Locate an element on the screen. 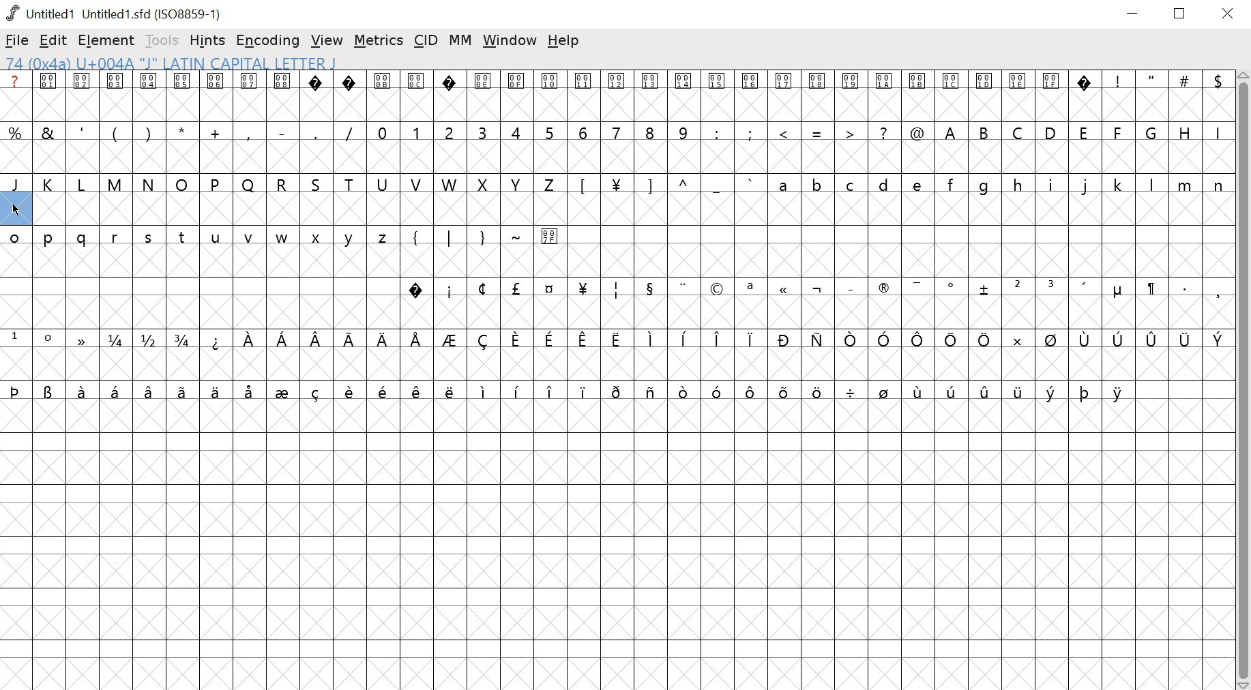 This screenshot has height=690, width=1251. ELEMENT is located at coordinates (108, 41).